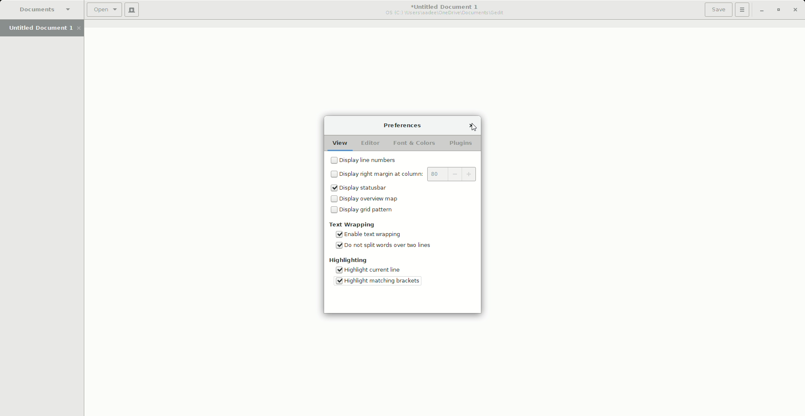 This screenshot has width=805, height=416. Describe the element at coordinates (373, 271) in the screenshot. I see `Highlight current line` at that location.